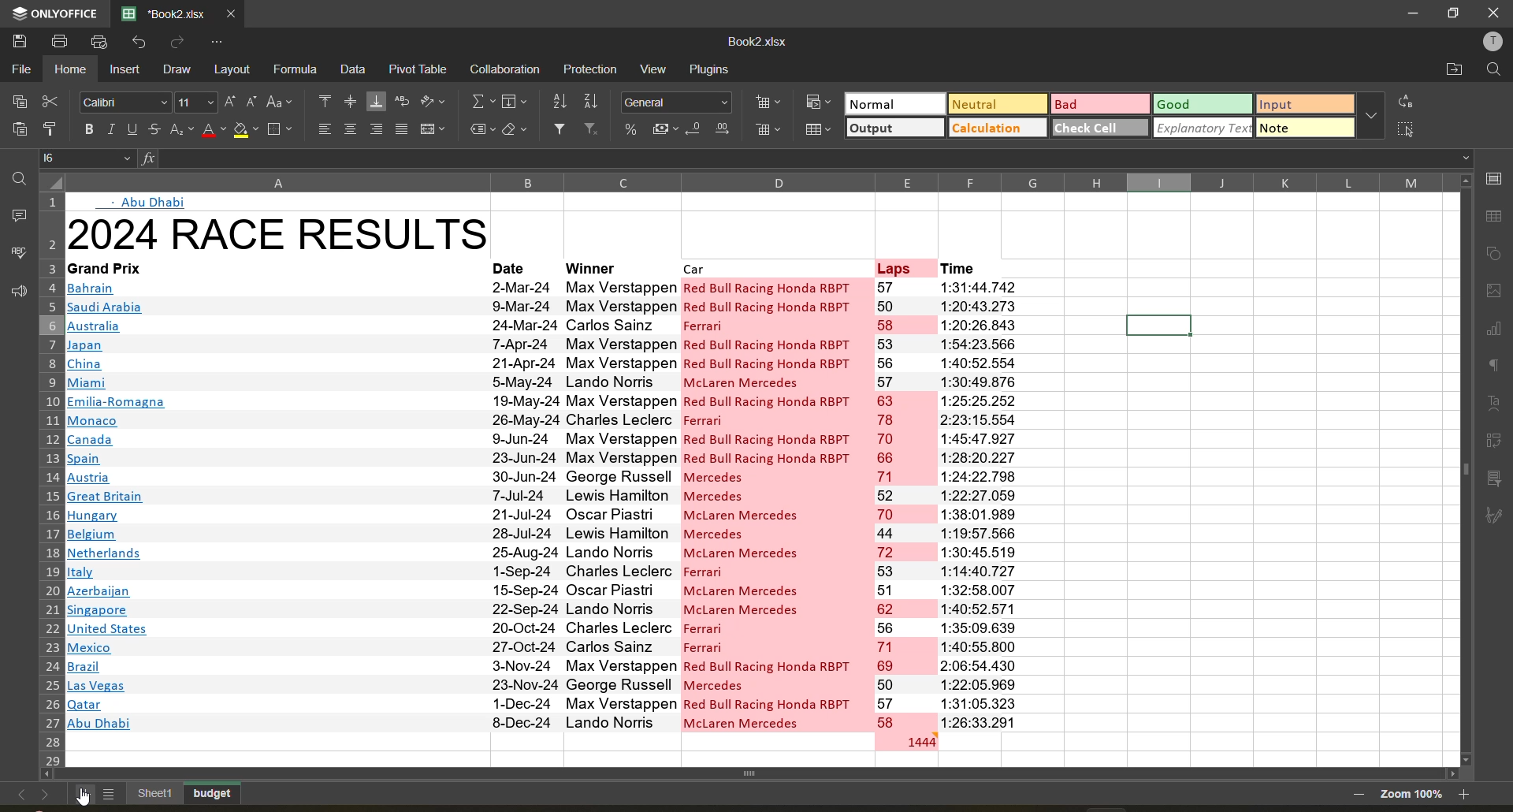  Describe the element at coordinates (87, 799) in the screenshot. I see `cursor` at that location.